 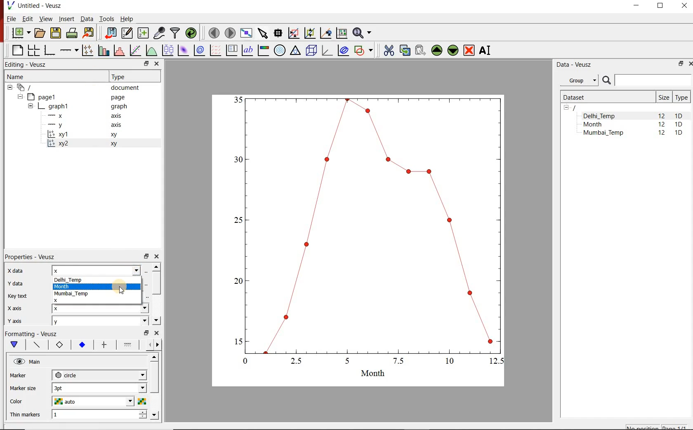 I want to click on Insert, so click(x=66, y=18).